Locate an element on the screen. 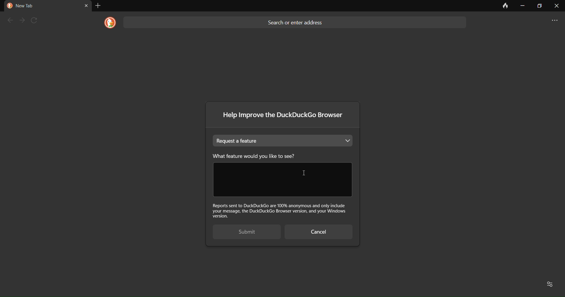 The width and height of the screenshot is (565, 297). close tab is located at coordinates (86, 5).